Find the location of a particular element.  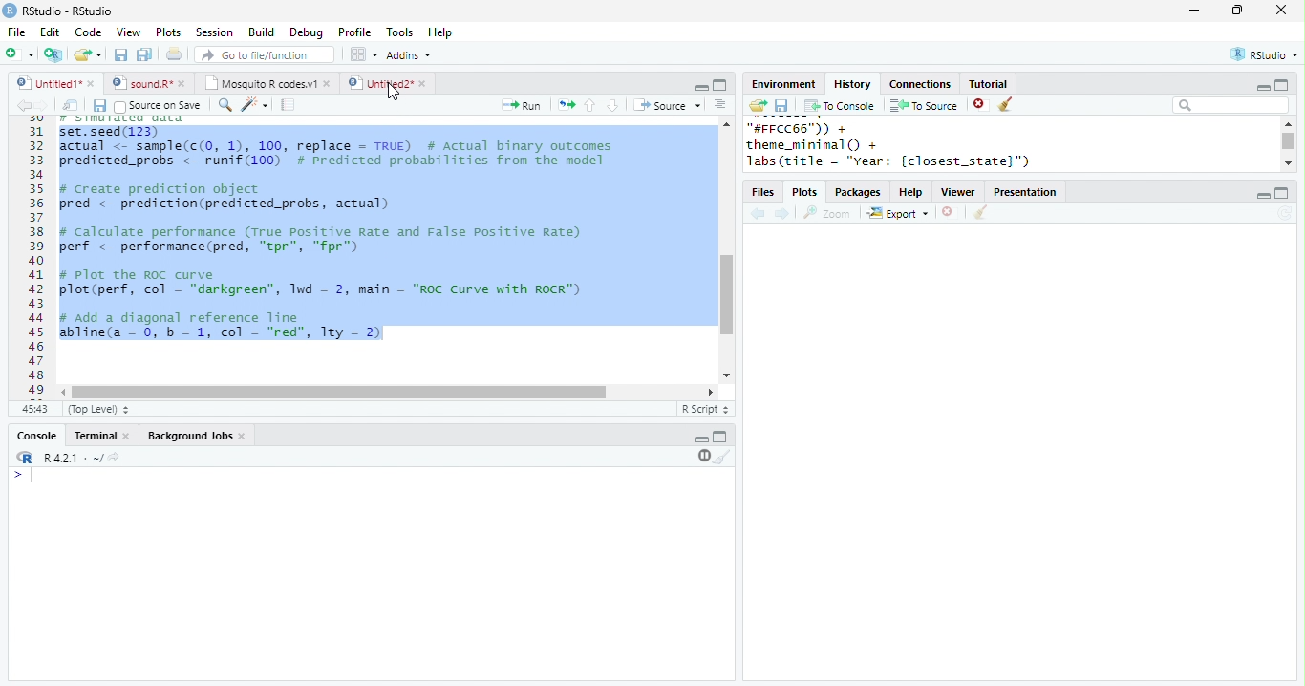

# Create prediction object
pred <- prediction(predicted_probs, actual) is located at coordinates (224, 198).